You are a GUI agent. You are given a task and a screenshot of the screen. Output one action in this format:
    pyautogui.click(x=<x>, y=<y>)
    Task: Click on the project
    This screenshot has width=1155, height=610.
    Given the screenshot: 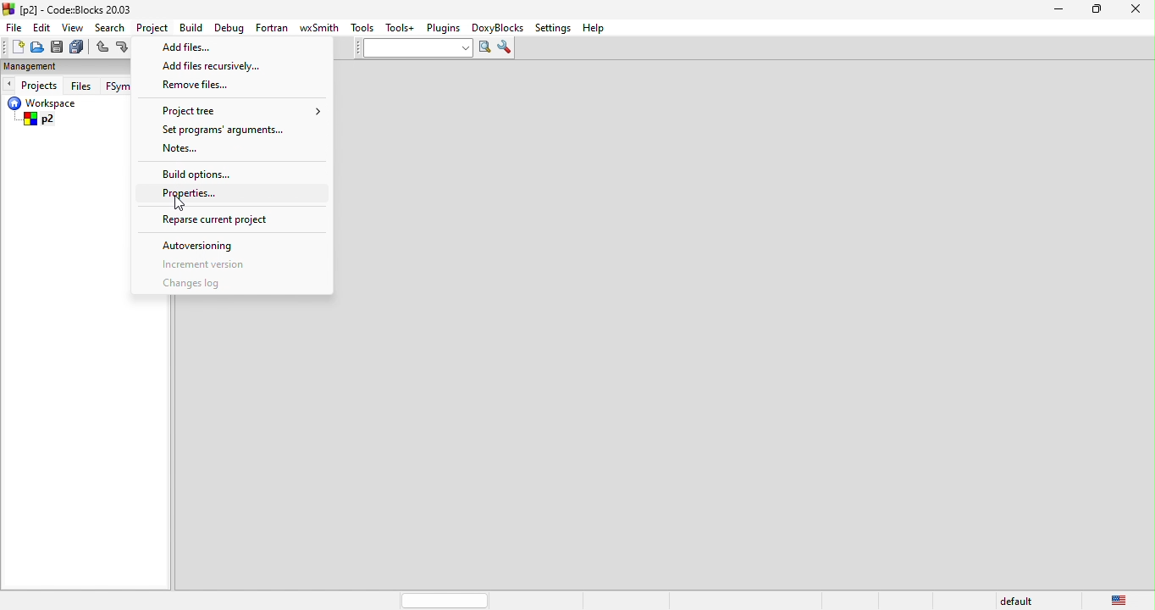 What is the action you would take?
    pyautogui.click(x=154, y=28)
    